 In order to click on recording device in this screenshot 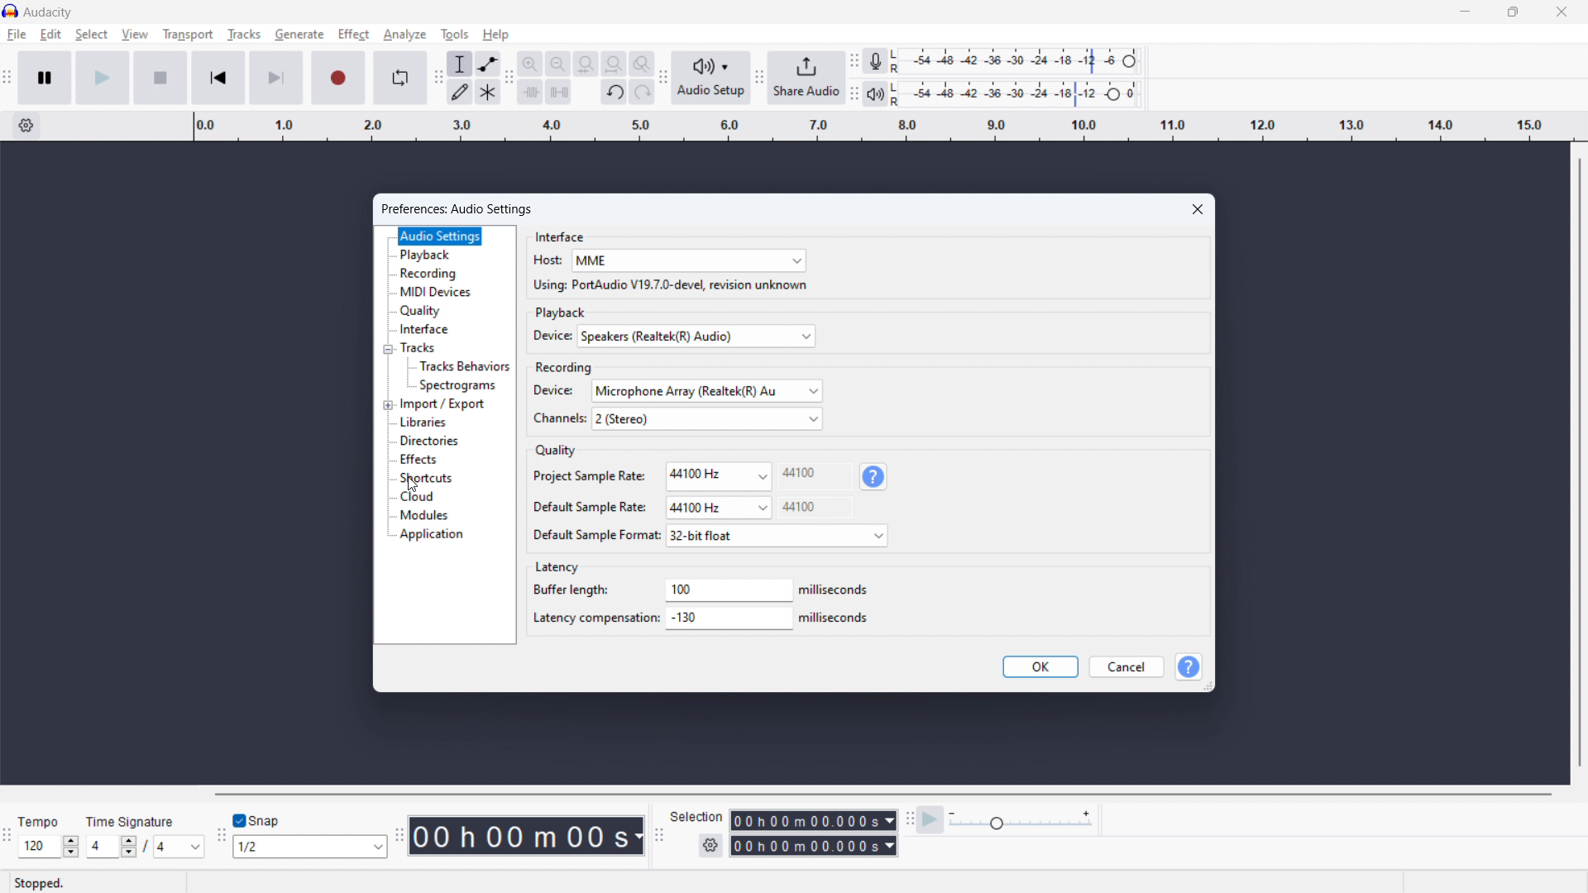, I will do `click(706, 390)`.